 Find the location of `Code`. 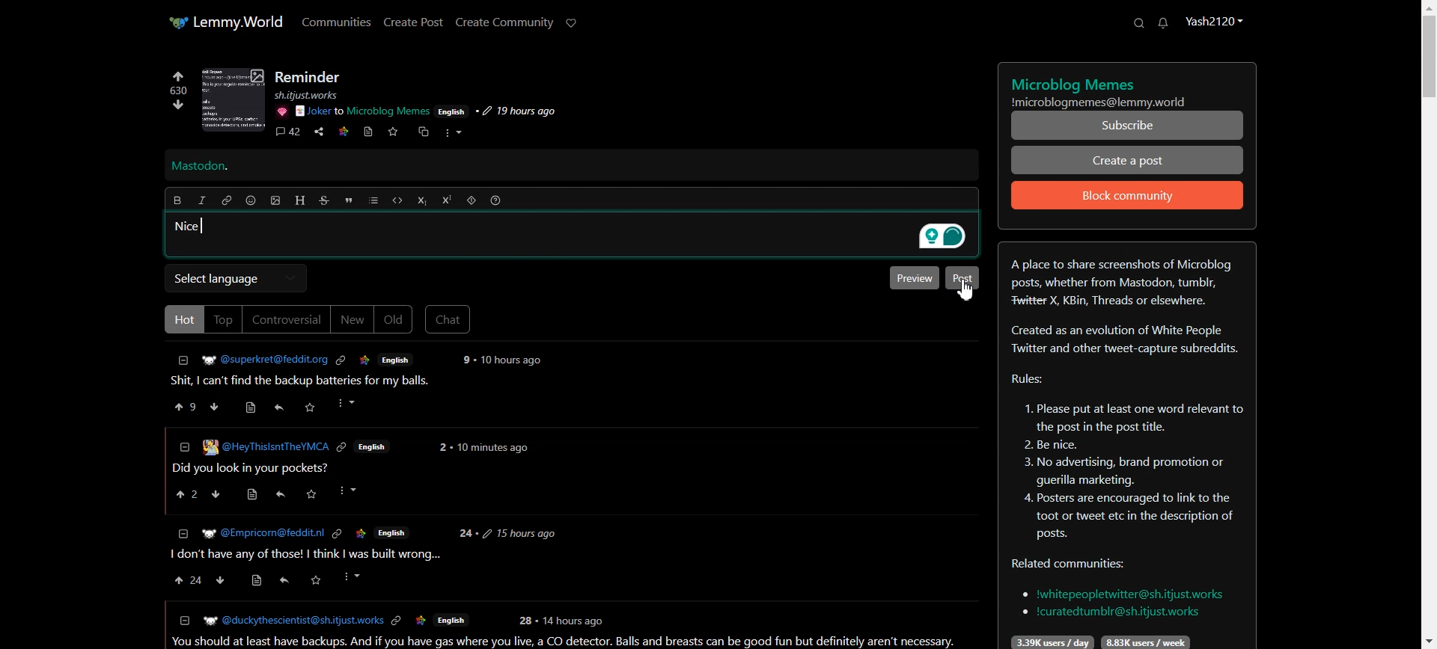

Code is located at coordinates (397, 200).